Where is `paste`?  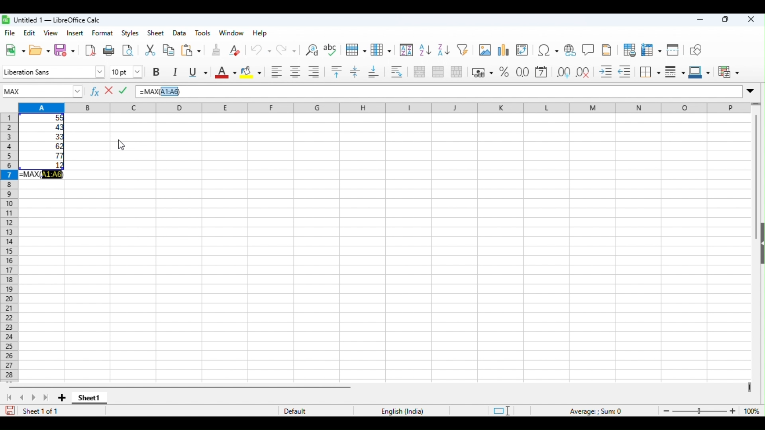
paste is located at coordinates (190, 51).